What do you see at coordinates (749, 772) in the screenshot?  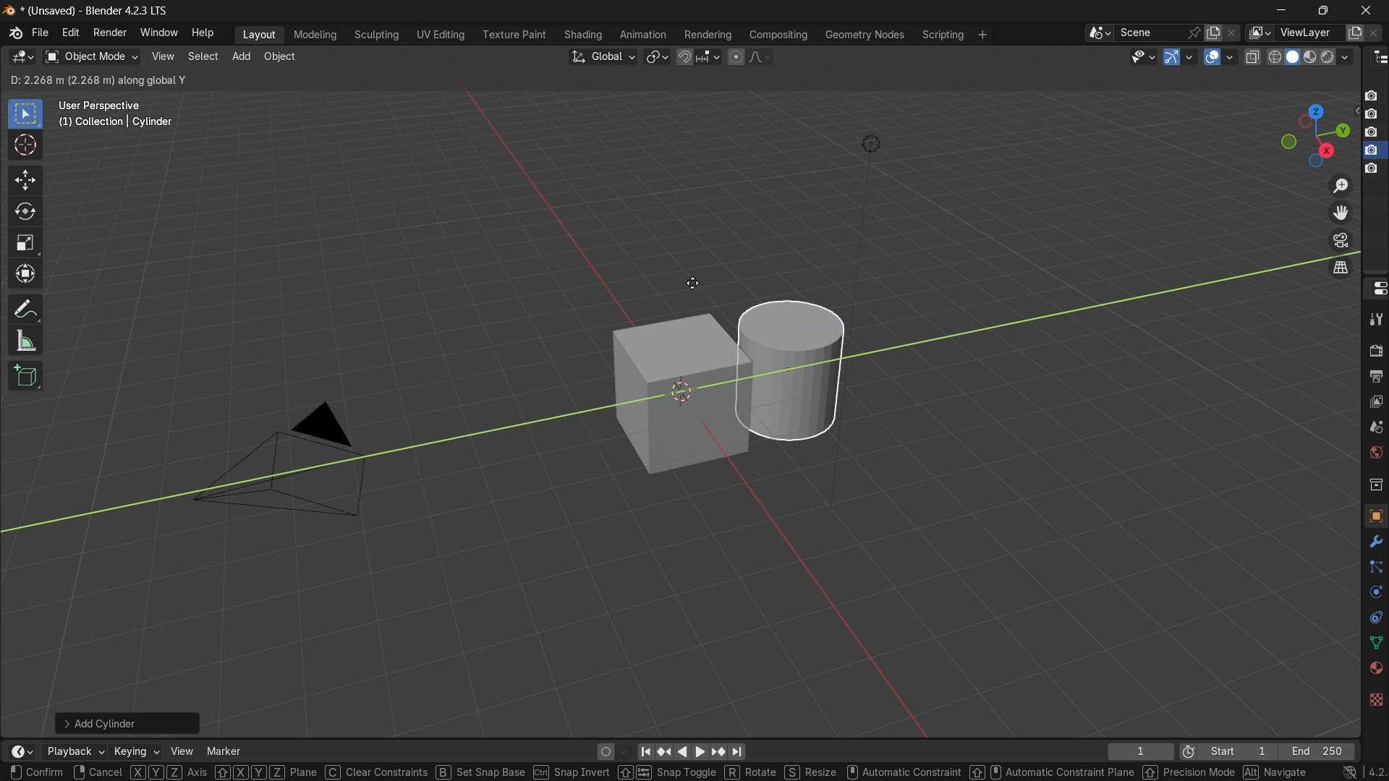 I see `rotate` at bounding box center [749, 772].